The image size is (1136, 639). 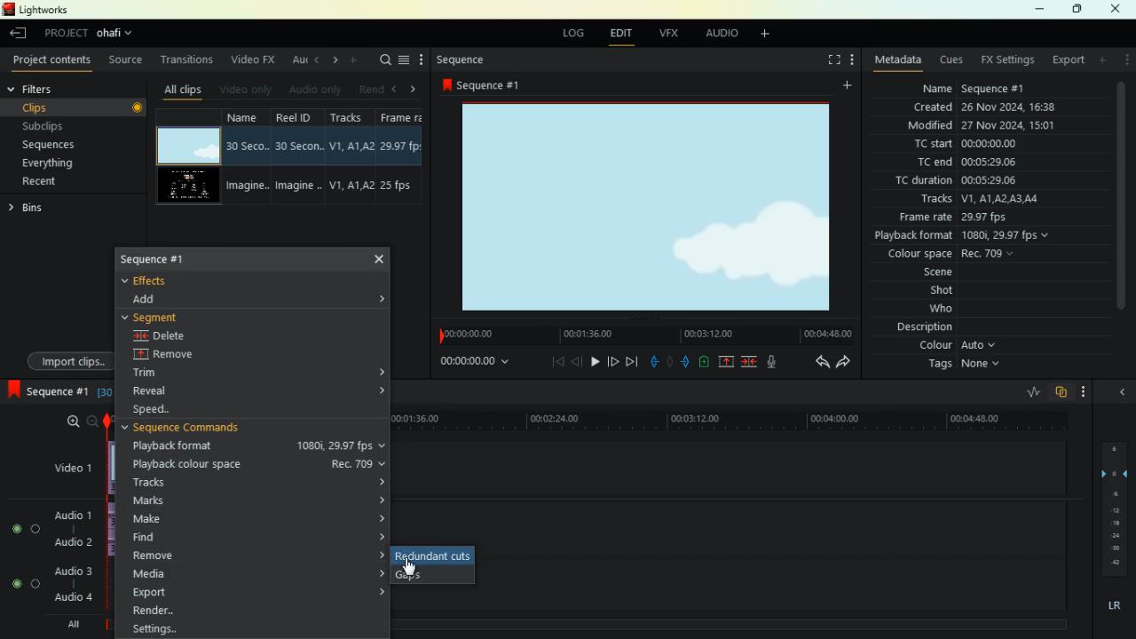 I want to click on add, so click(x=845, y=88).